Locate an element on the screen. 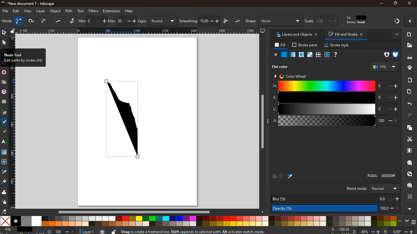 The width and height of the screenshot is (417, 234). color wheel is located at coordinates (294, 76).